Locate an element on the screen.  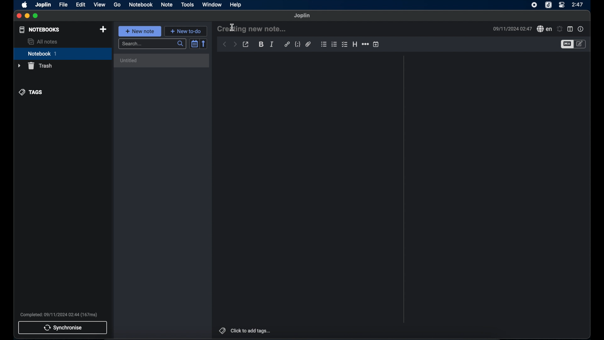
toggle editor is located at coordinates (581, 44).